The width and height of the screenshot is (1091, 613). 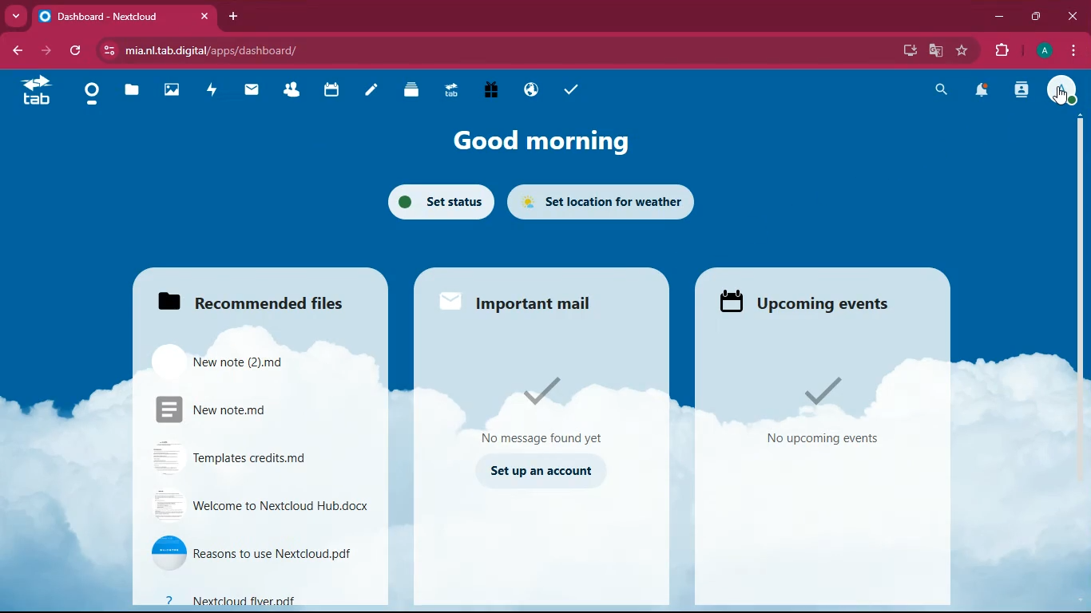 I want to click on file, so click(x=259, y=554).